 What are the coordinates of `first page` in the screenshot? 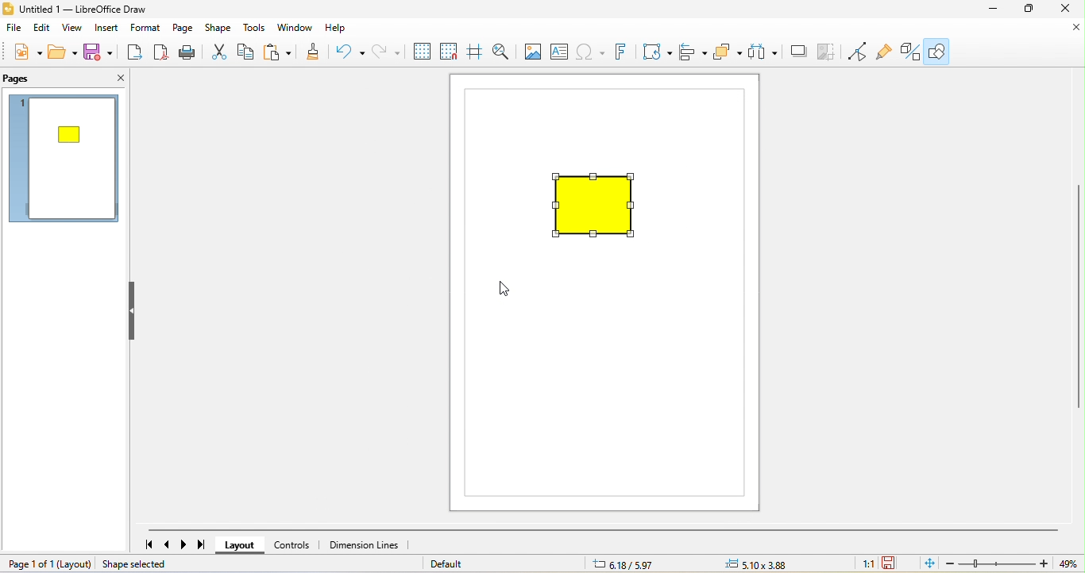 It's located at (146, 545).